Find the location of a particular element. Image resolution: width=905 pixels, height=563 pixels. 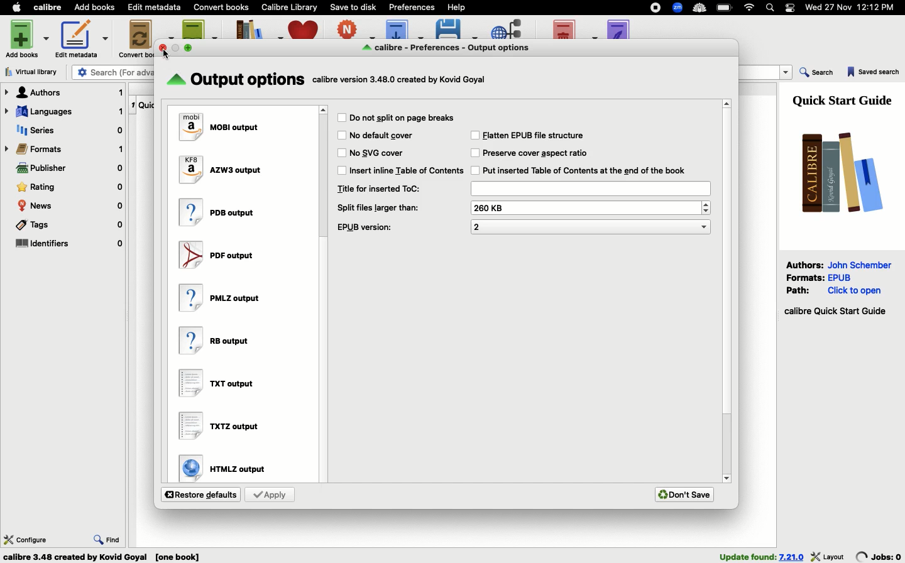

Find is located at coordinates (107, 538).